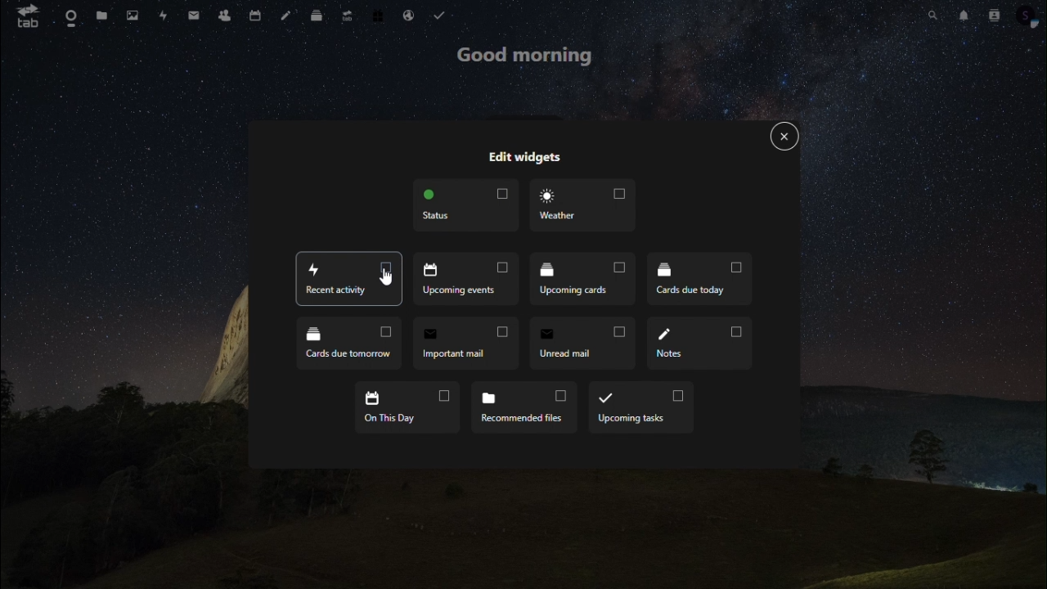 The height and width of the screenshot is (589, 1047). What do you see at coordinates (526, 157) in the screenshot?
I see `` at bounding box center [526, 157].